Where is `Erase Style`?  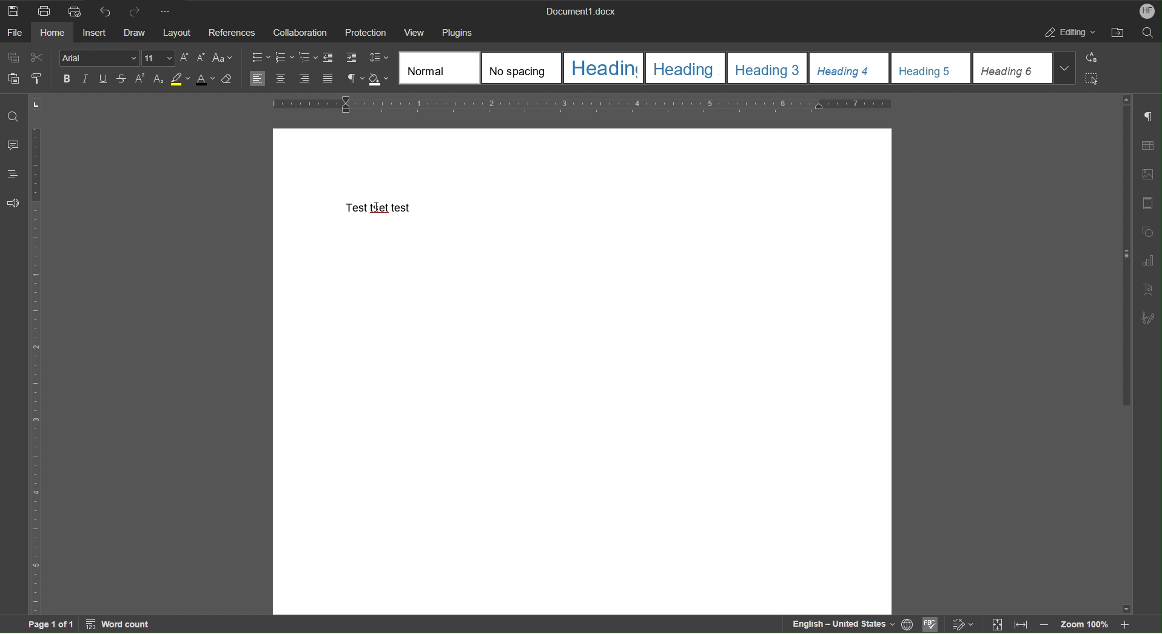
Erase Style is located at coordinates (227, 81).